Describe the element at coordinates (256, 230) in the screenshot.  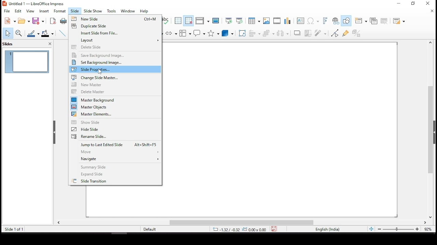
I see `0.00x0.00` at that location.